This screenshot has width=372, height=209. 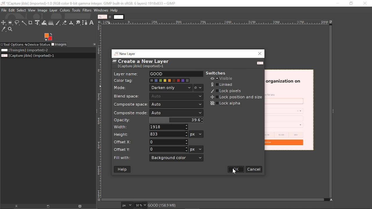 I want to click on Offset Y:, so click(x=125, y=149).